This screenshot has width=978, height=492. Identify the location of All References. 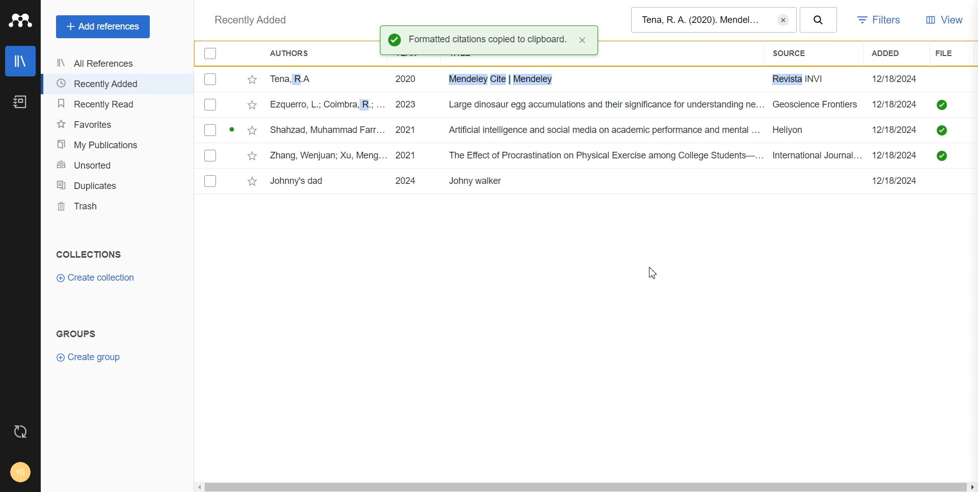
(115, 64).